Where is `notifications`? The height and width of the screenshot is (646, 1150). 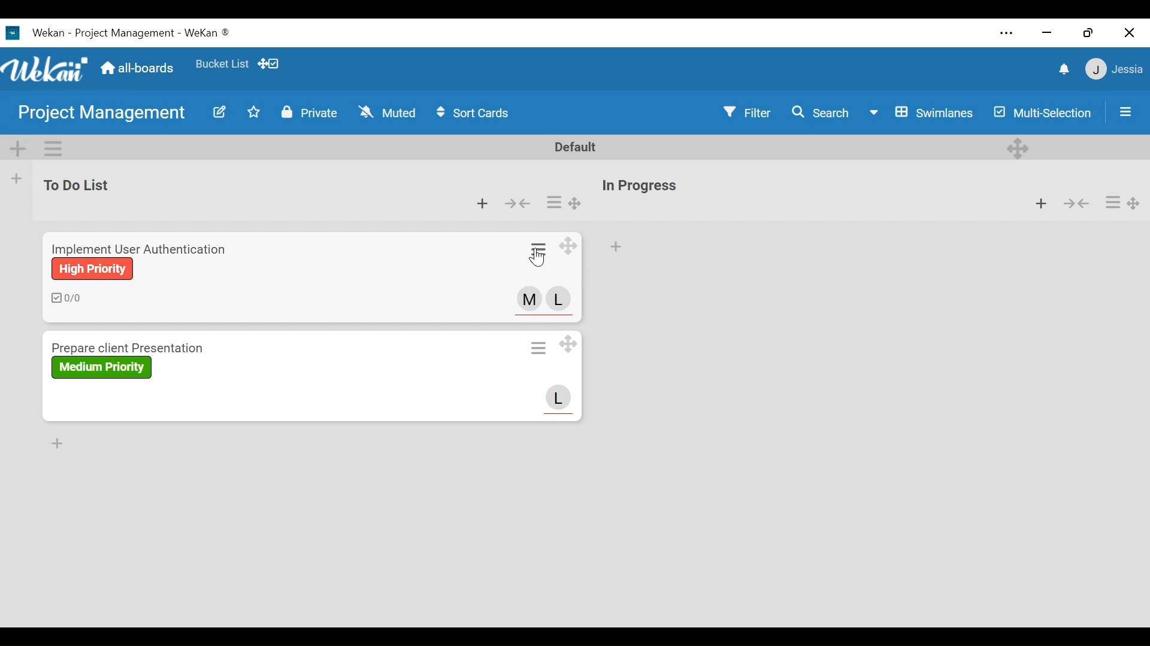 notifications is located at coordinates (1063, 71).